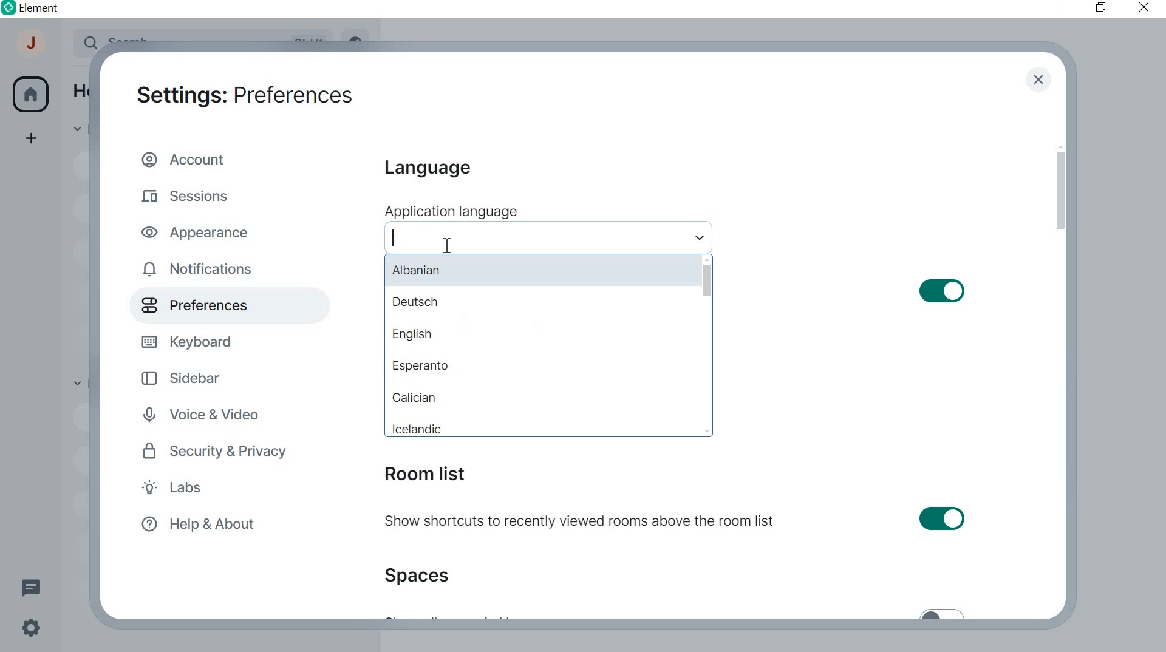 The width and height of the screenshot is (1166, 652). I want to click on CLOSE, so click(1140, 7).